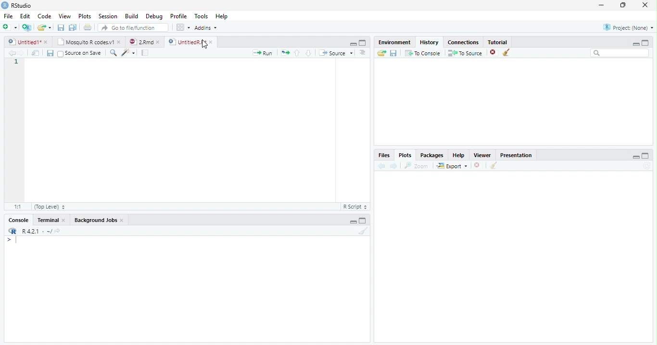  What do you see at coordinates (18, 221) in the screenshot?
I see `Console` at bounding box center [18, 221].